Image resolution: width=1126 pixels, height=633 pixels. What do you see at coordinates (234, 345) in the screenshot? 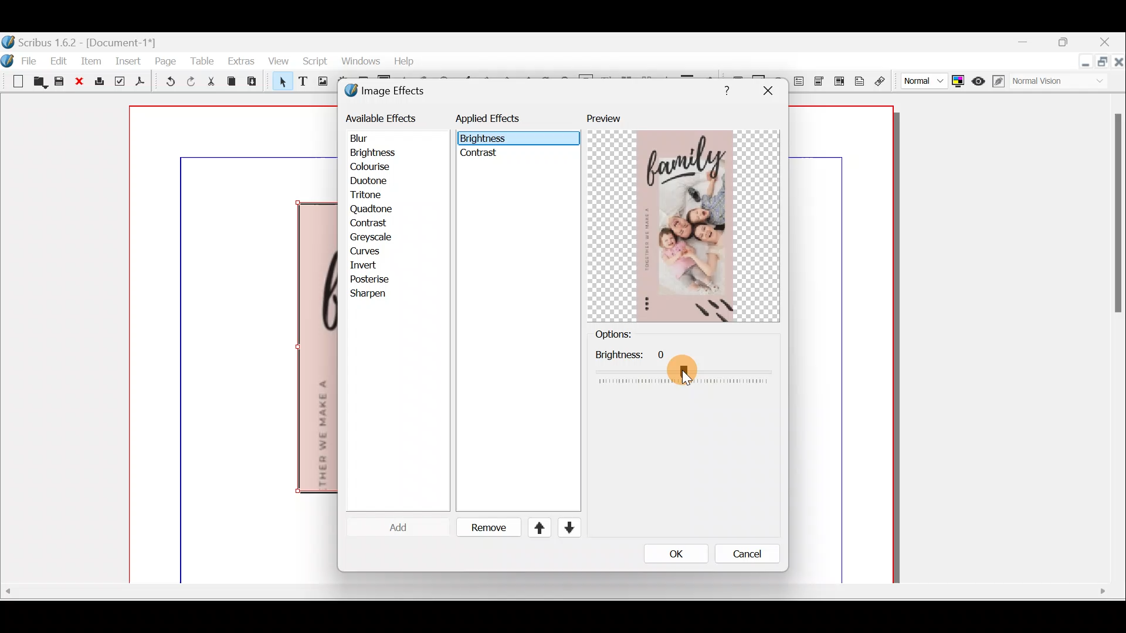
I see `Canvas` at bounding box center [234, 345].